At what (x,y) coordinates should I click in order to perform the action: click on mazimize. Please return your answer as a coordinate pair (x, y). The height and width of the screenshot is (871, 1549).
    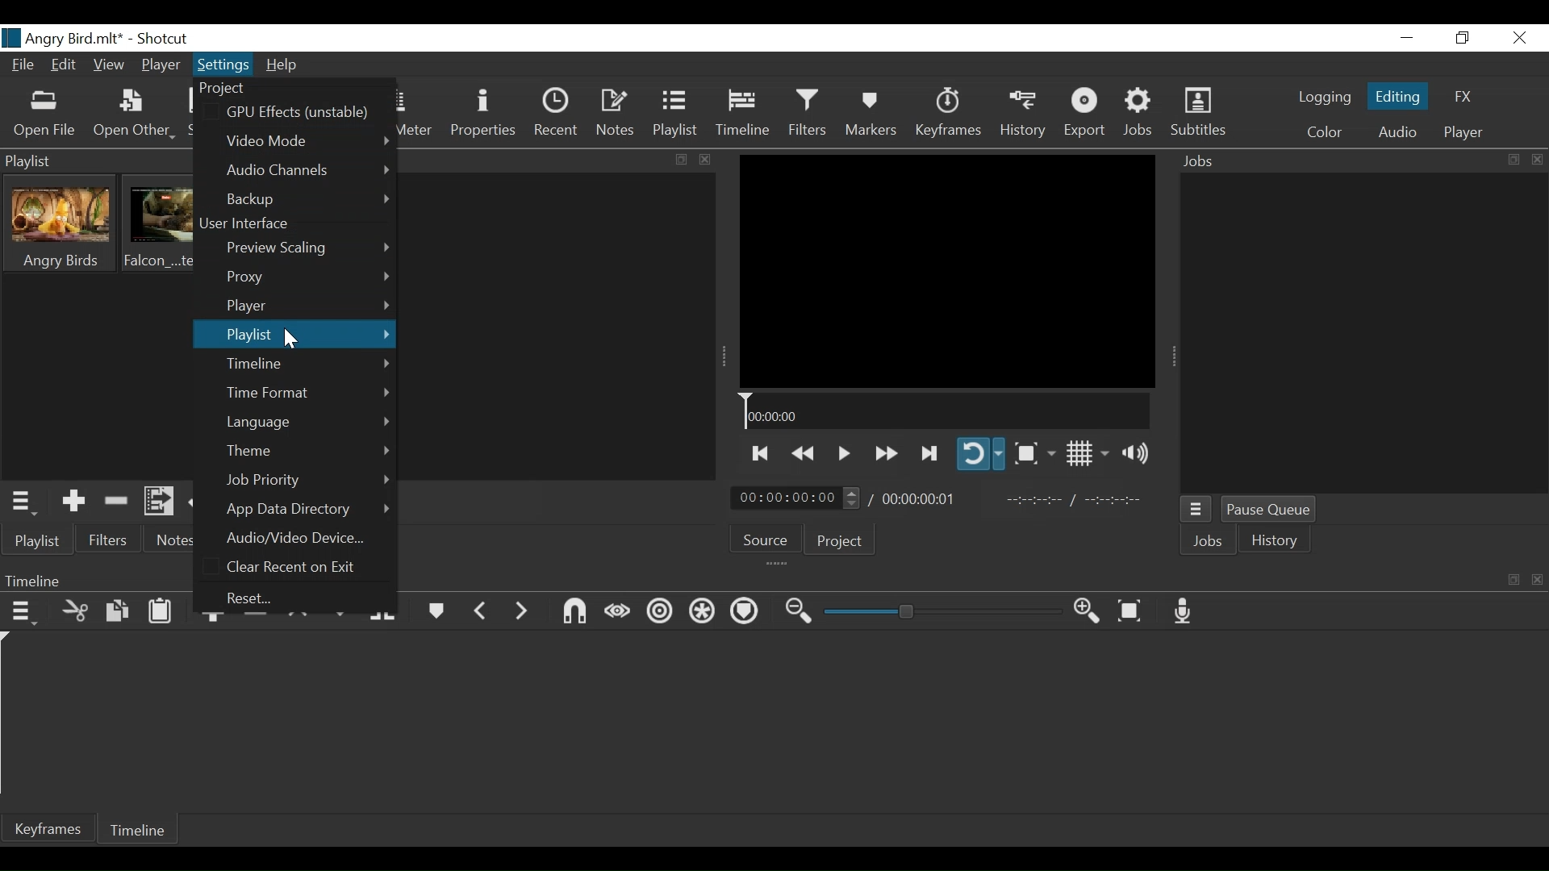
    Looking at the image, I should click on (678, 160).